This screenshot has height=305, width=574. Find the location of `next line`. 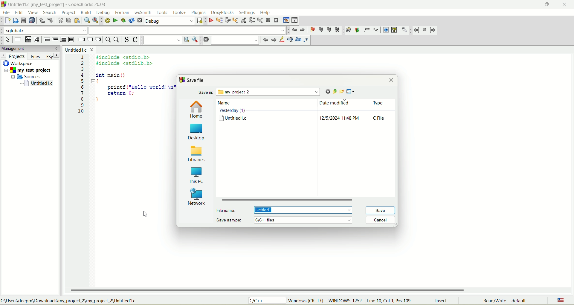

next line is located at coordinates (227, 21).